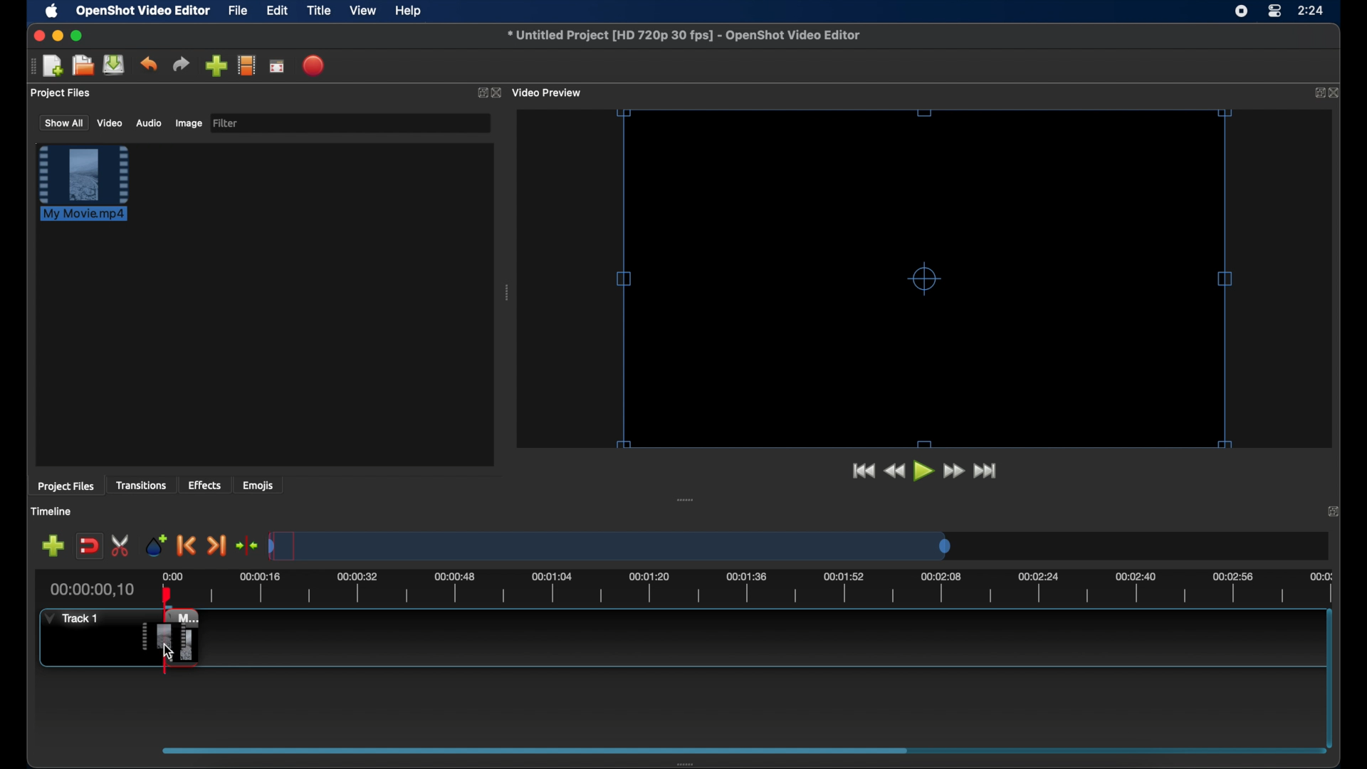 This screenshot has width=1367, height=769. I want to click on enable razor, so click(120, 545).